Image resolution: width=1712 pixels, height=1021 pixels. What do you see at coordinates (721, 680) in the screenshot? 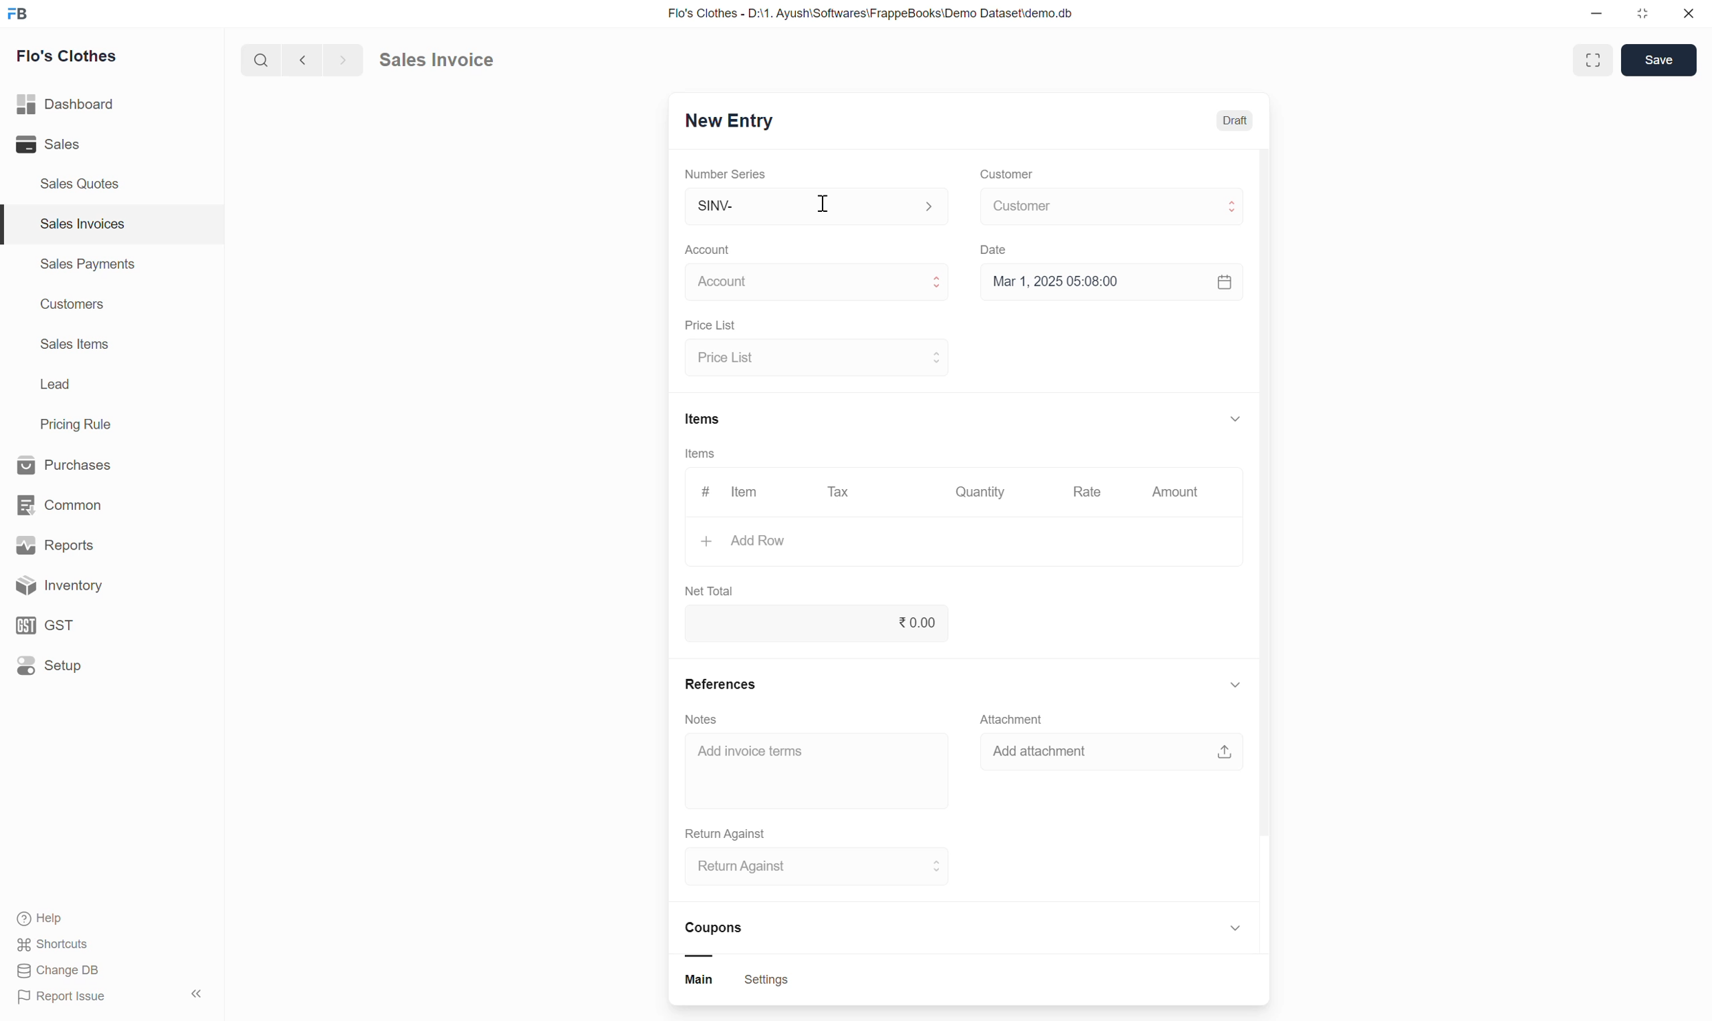
I see `References` at bounding box center [721, 680].